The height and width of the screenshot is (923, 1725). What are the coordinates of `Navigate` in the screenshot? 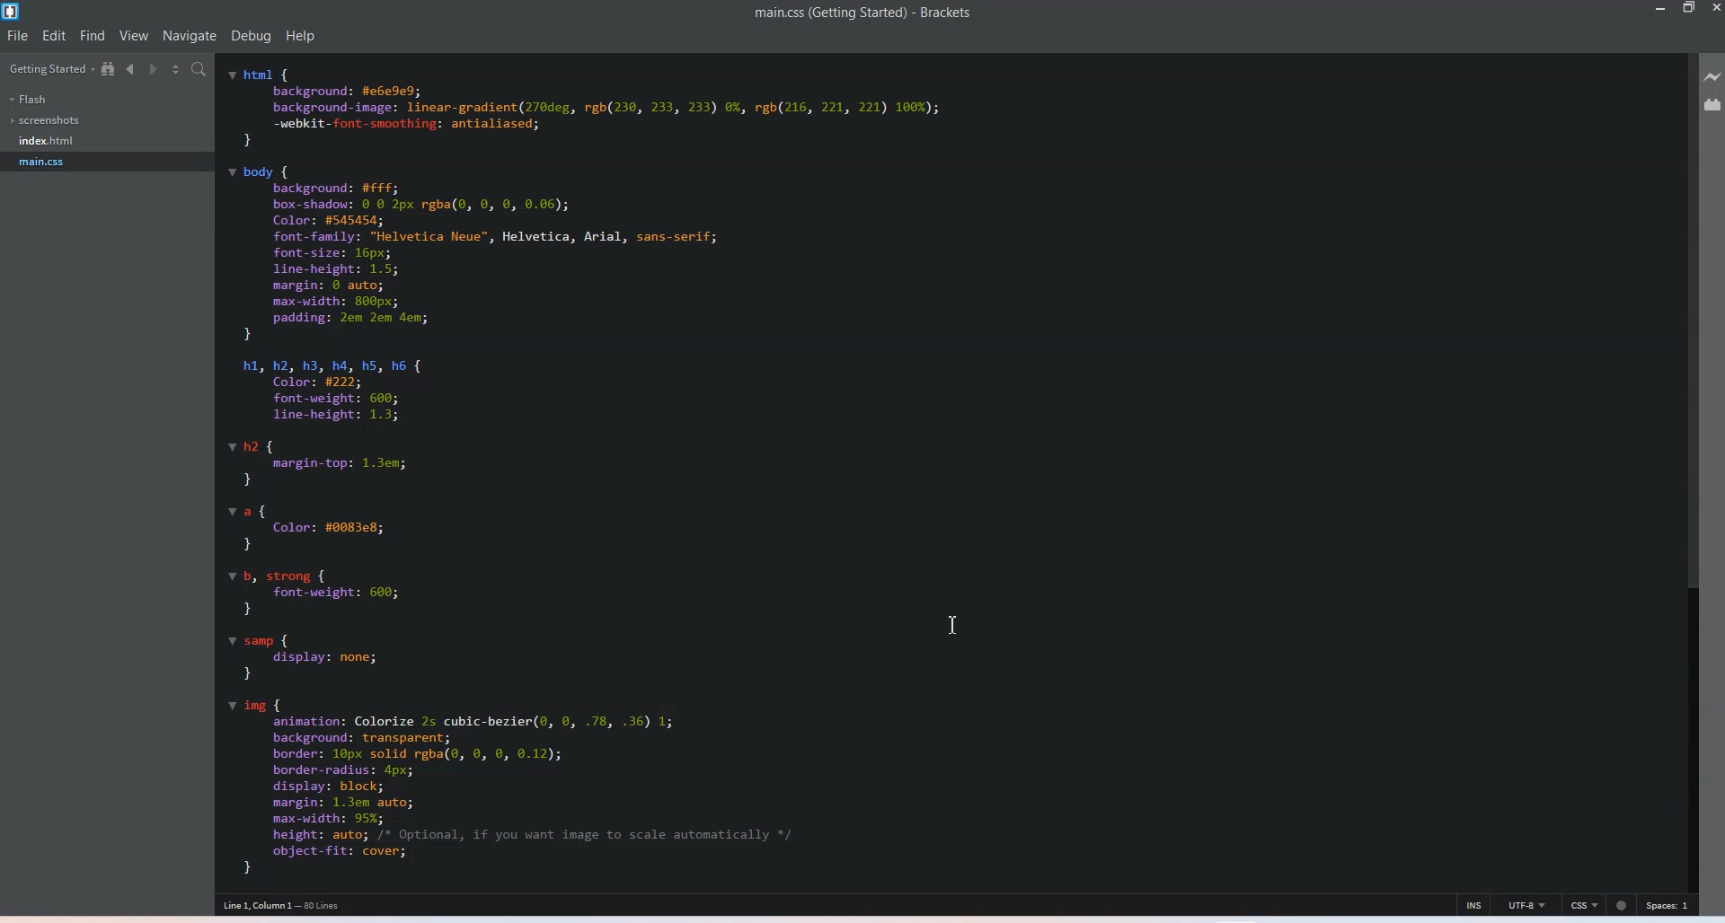 It's located at (190, 36).